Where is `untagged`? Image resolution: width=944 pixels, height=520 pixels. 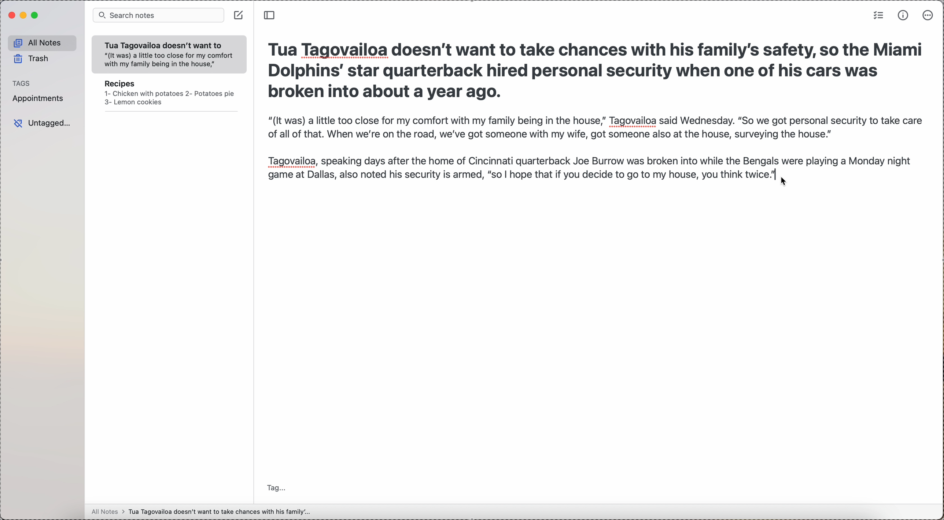
untagged is located at coordinates (43, 122).